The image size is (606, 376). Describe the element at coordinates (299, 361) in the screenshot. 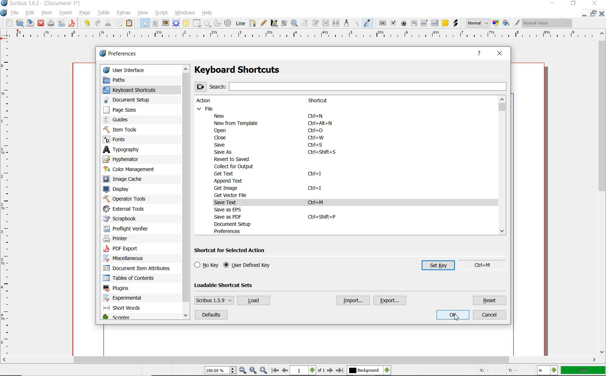

I see `scrollbar` at that location.